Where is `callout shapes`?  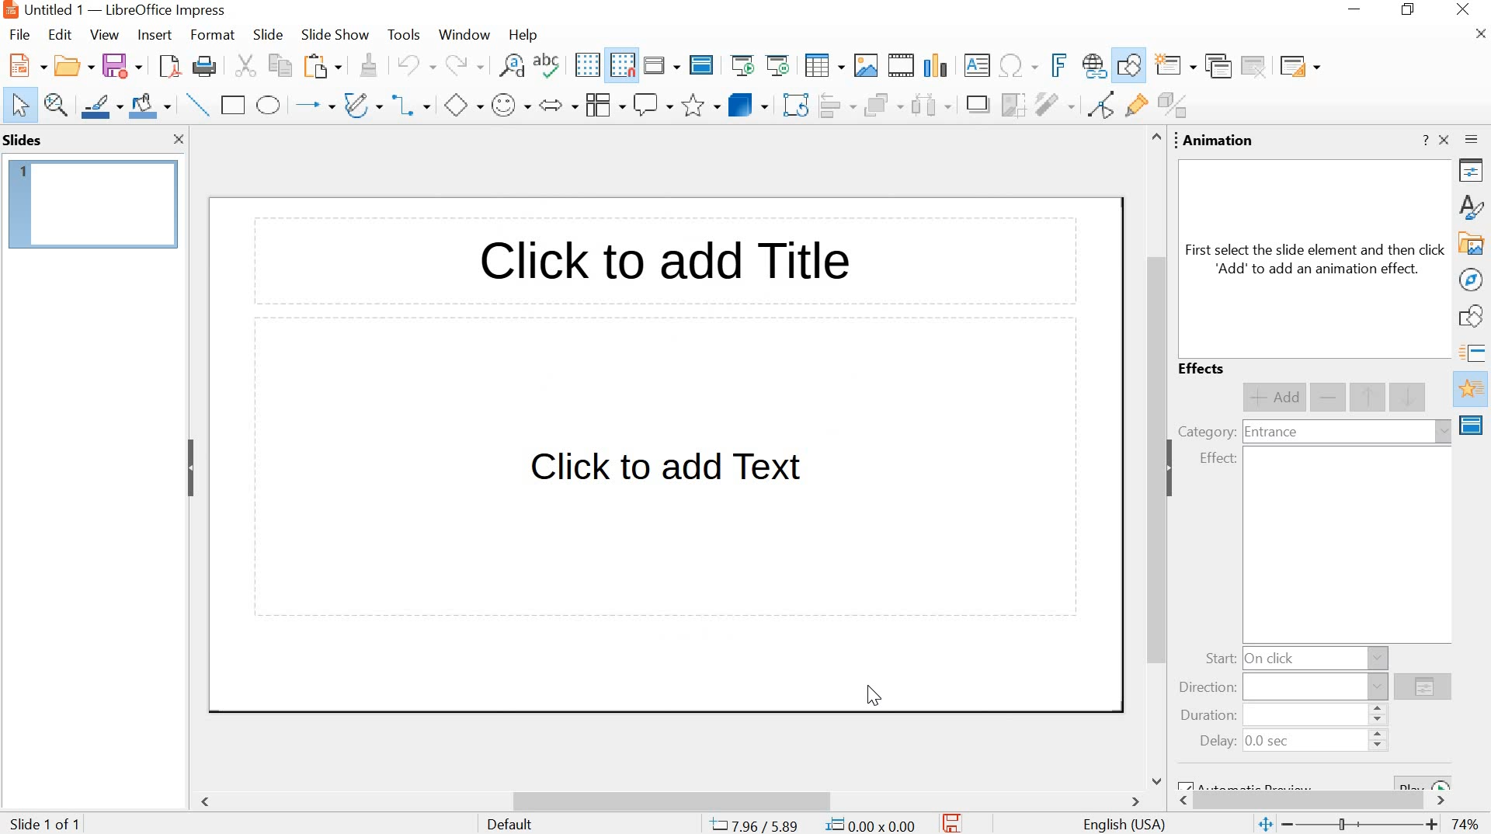
callout shapes is located at coordinates (653, 106).